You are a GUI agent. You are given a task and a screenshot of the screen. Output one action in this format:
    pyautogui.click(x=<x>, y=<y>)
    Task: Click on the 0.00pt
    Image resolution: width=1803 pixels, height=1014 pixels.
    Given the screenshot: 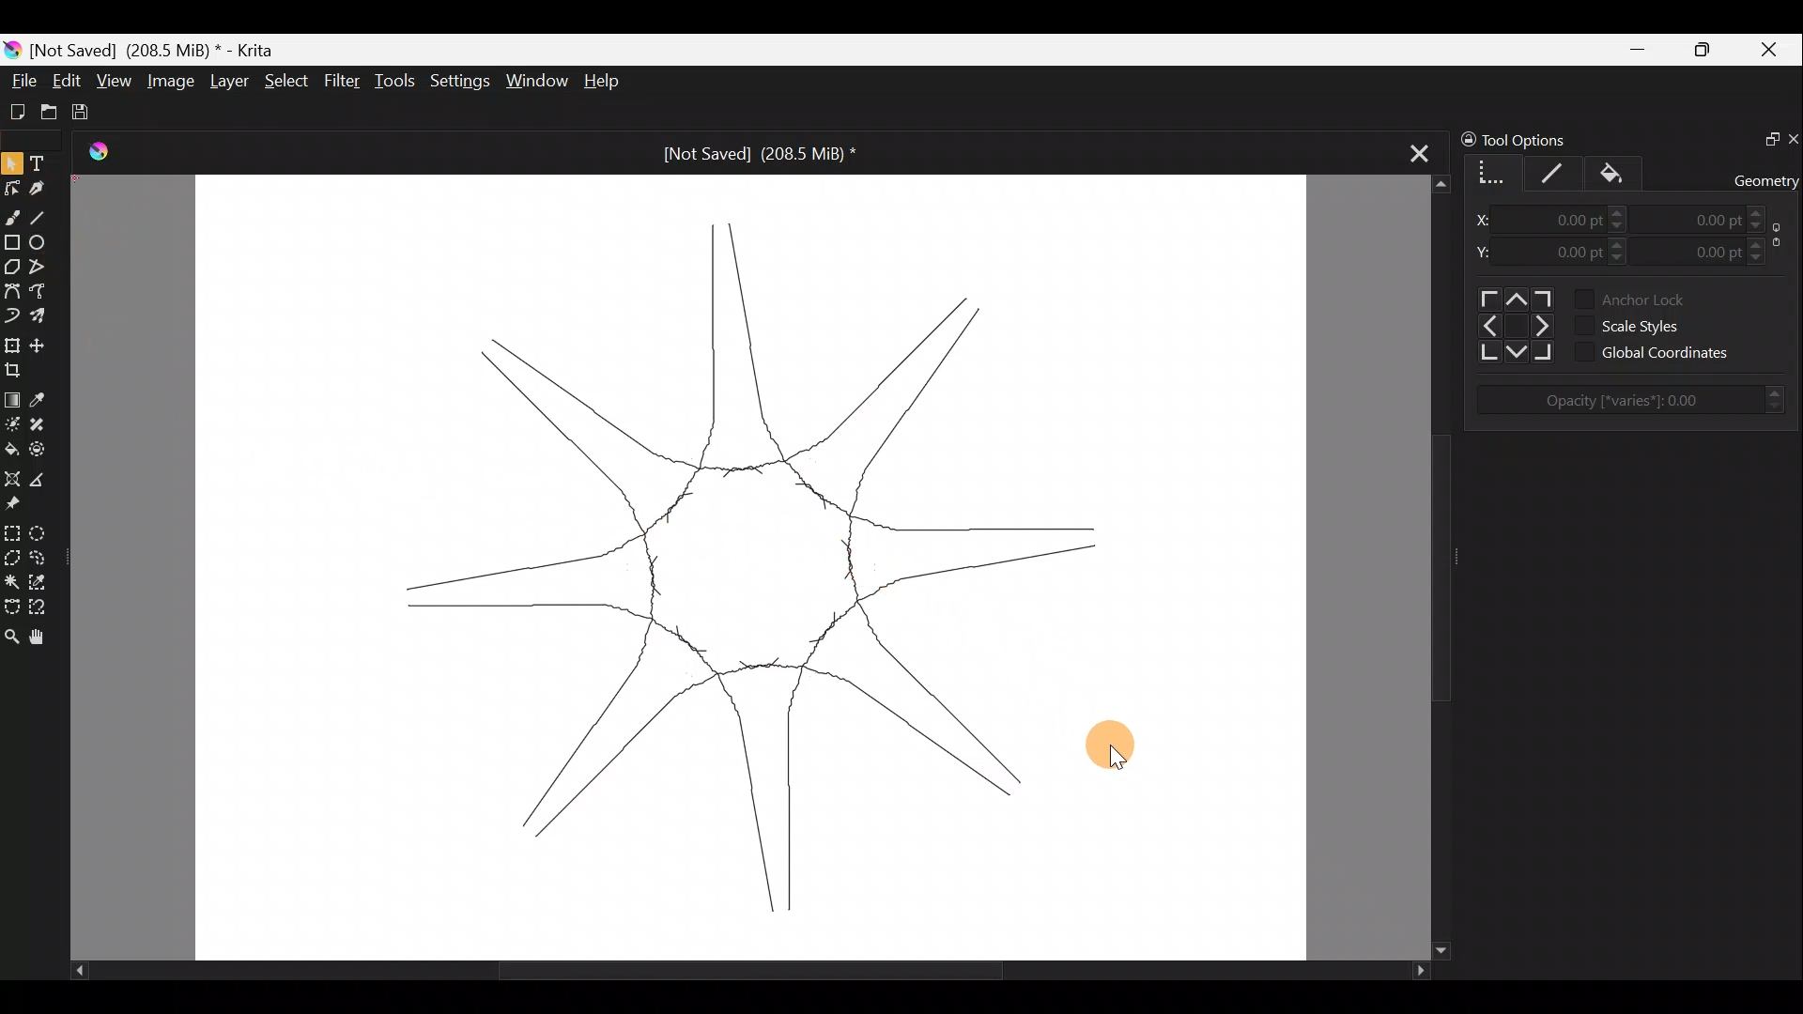 What is the action you would take?
    pyautogui.click(x=1568, y=221)
    